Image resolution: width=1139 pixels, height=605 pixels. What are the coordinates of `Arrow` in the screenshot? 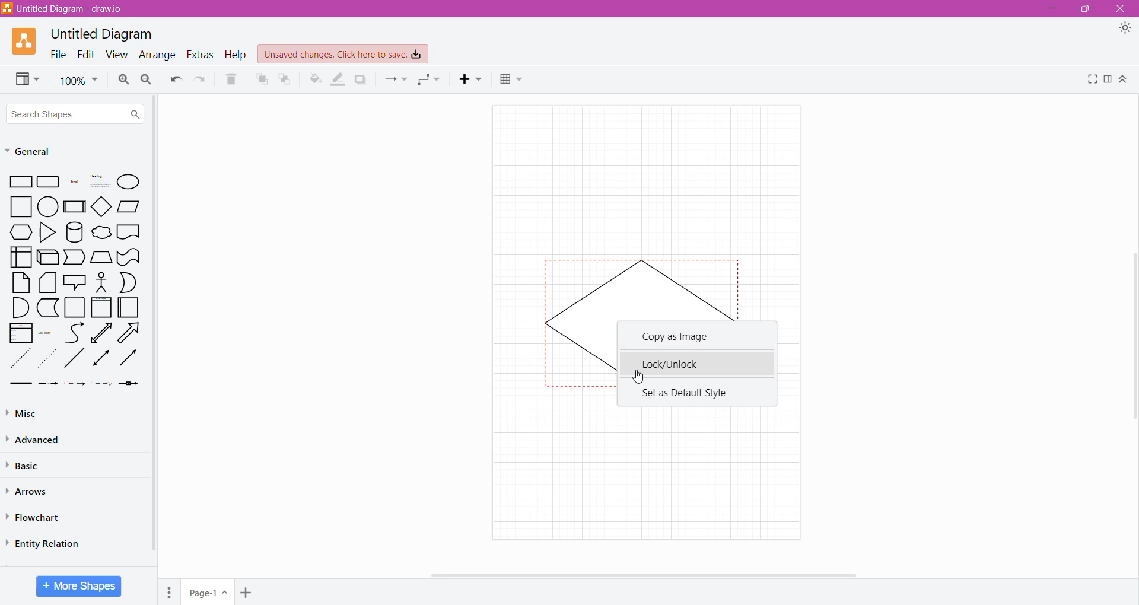 It's located at (131, 335).